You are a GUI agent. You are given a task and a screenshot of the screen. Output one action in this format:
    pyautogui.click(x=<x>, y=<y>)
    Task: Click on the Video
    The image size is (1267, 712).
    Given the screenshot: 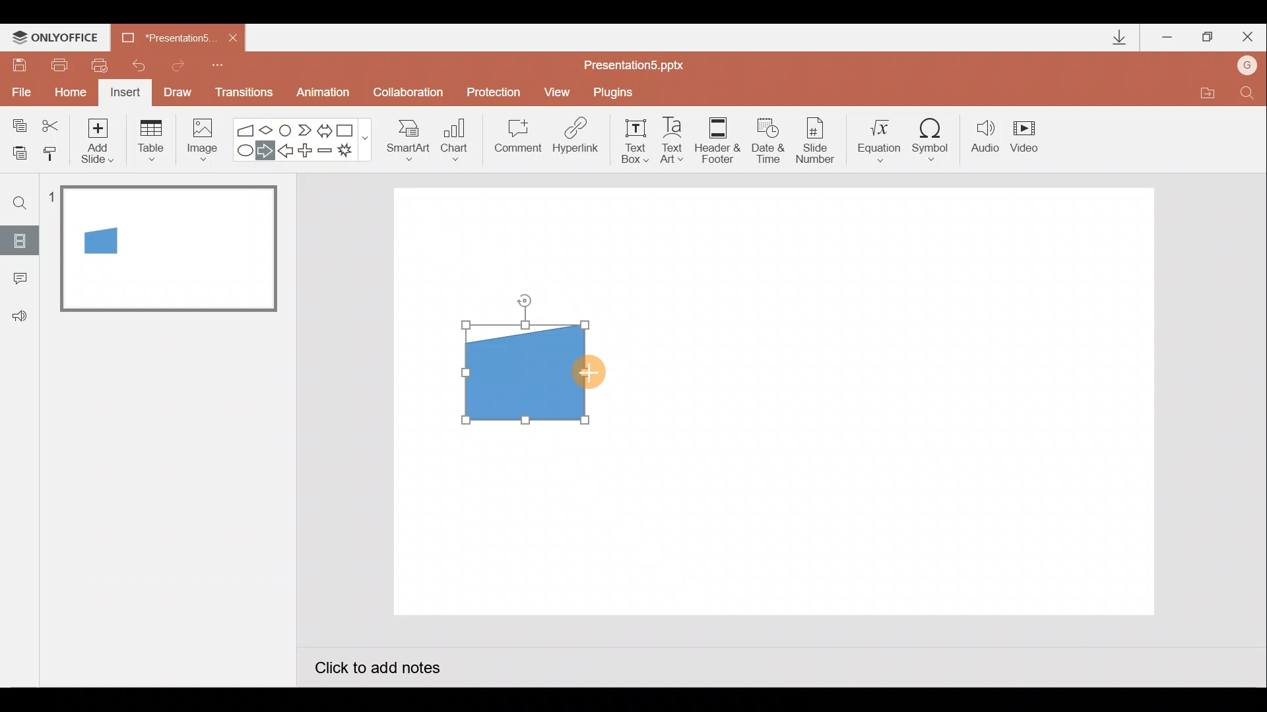 What is the action you would take?
    pyautogui.click(x=1029, y=138)
    